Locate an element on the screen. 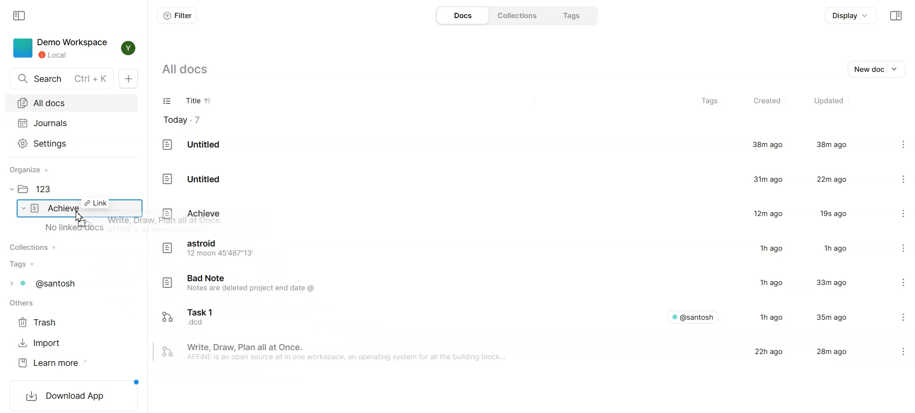 The width and height of the screenshot is (915, 413). Settings is located at coordinates (894, 145).